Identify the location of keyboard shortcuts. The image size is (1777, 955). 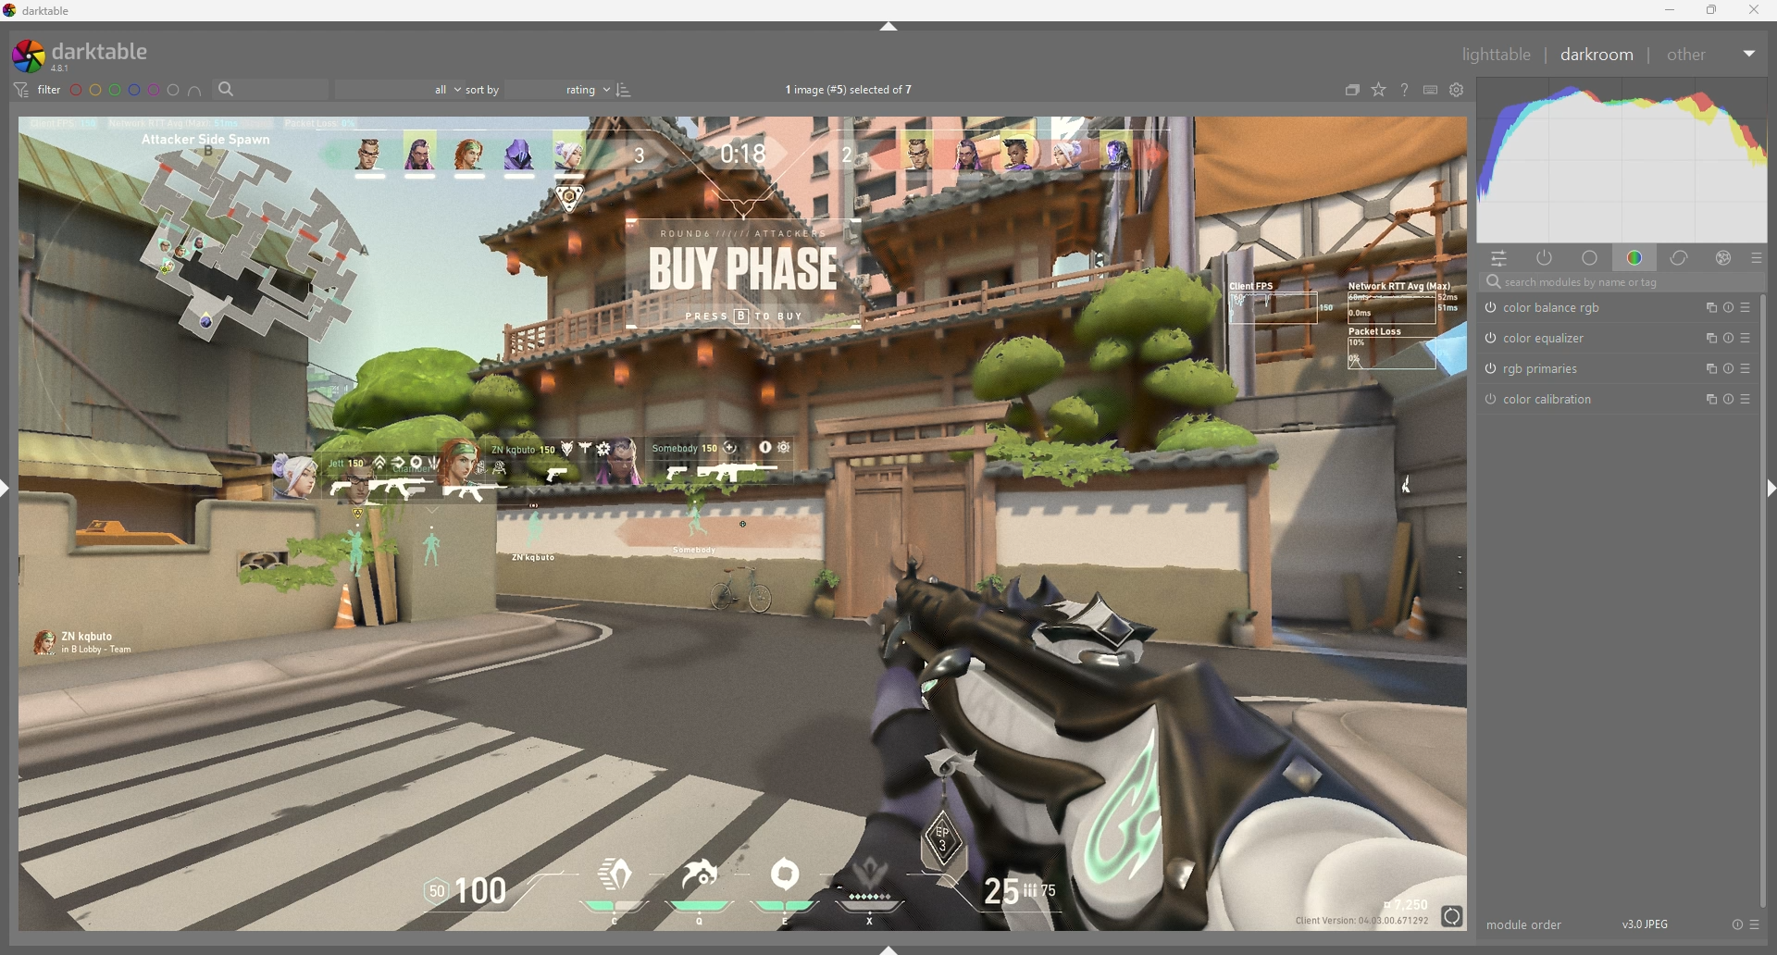
(1432, 89).